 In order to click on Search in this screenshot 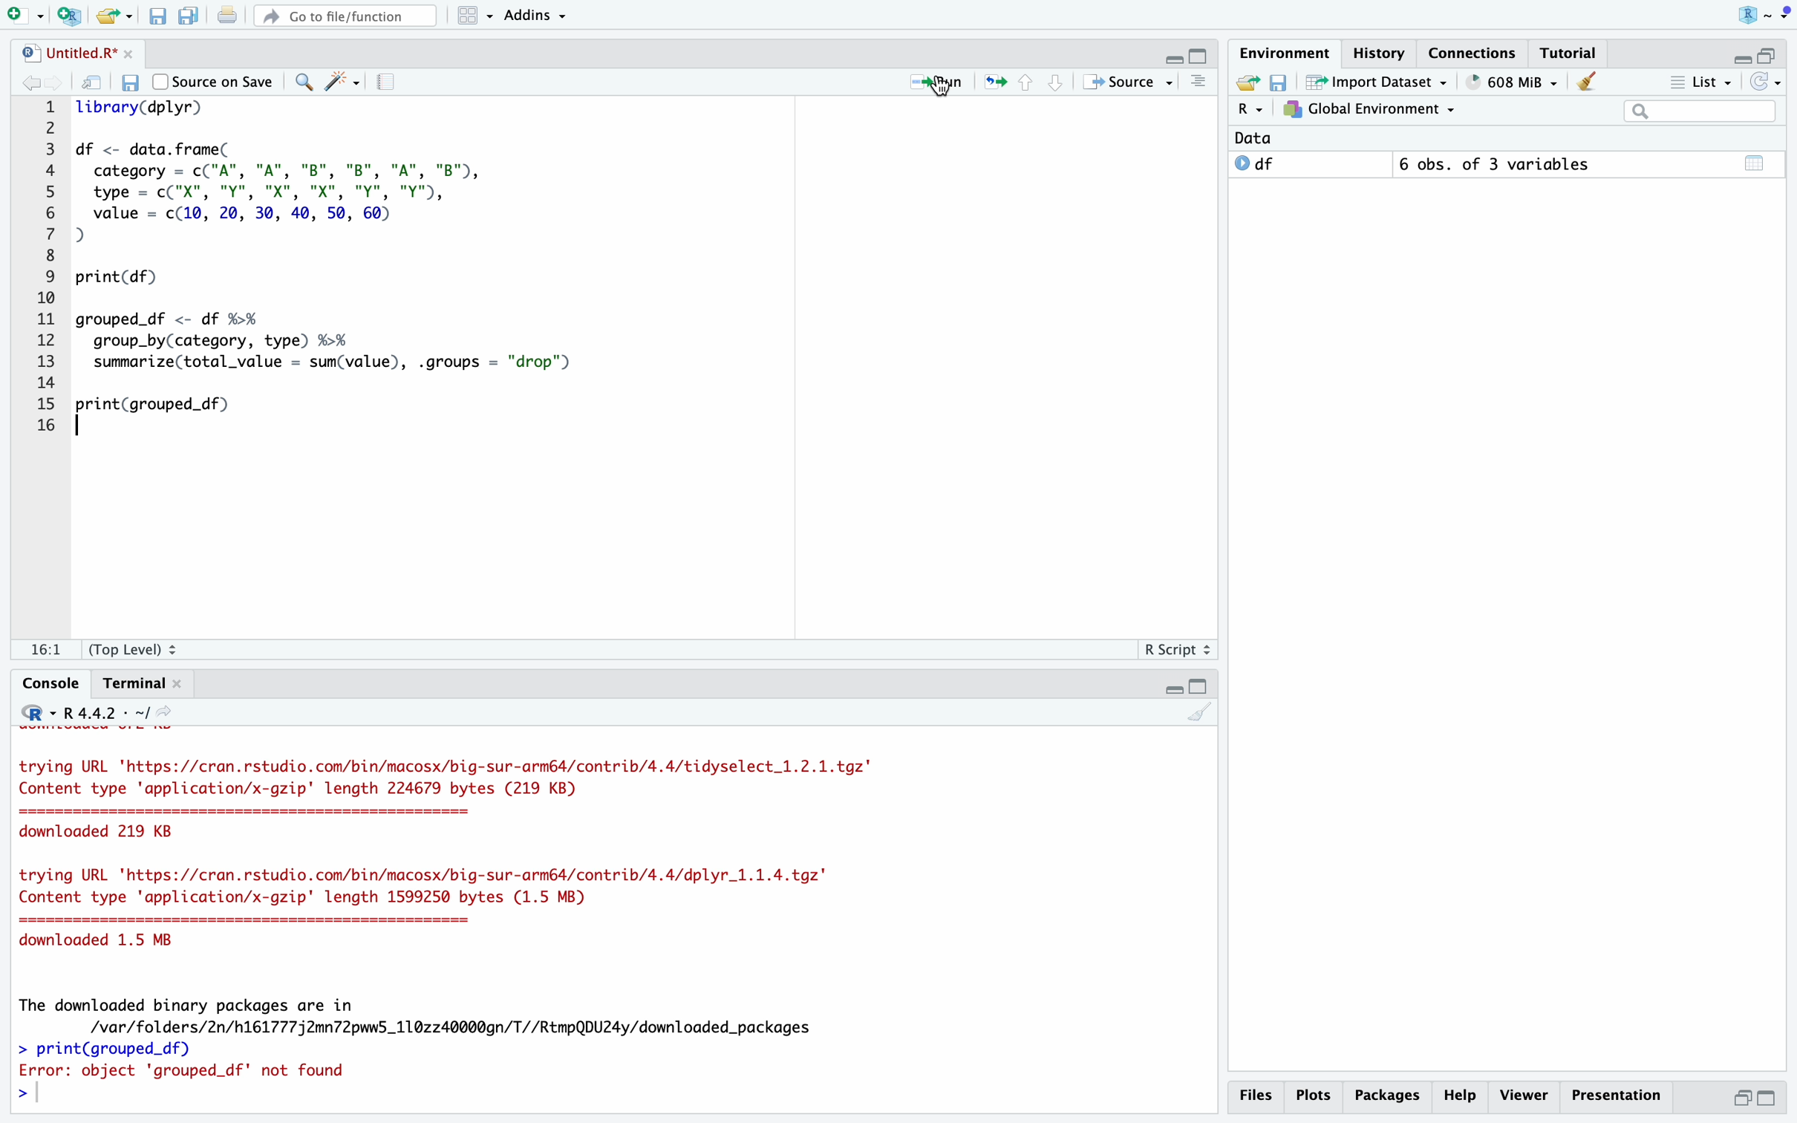, I will do `click(1703, 111)`.